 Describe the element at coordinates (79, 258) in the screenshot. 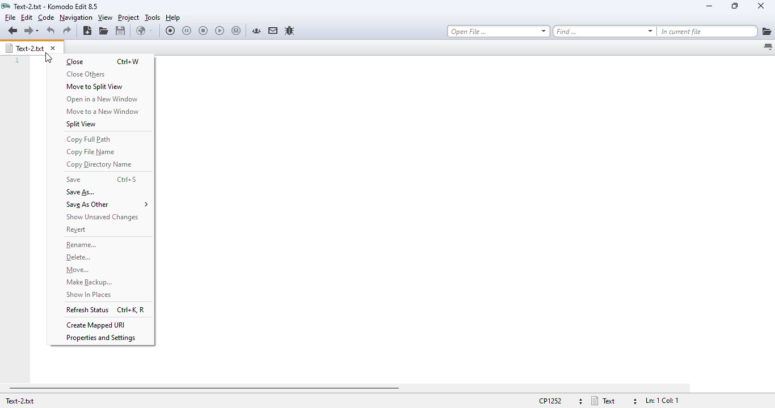

I see `delete` at that location.